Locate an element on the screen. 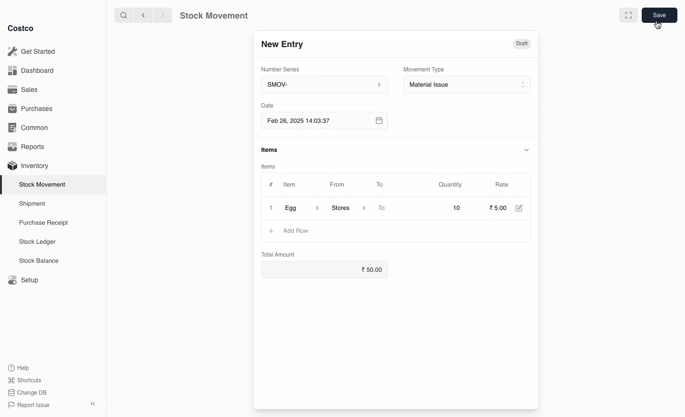 This screenshot has width=685, height=417. Stock Balance is located at coordinates (40, 261).